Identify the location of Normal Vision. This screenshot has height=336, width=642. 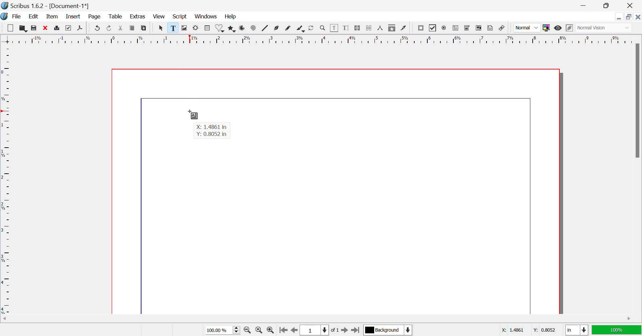
(605, 28).